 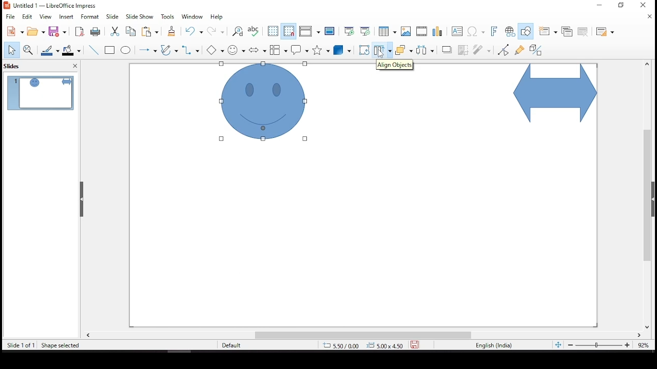 What do you see at coordinates (95, 32) in the screenshot?
I see `print` at bounding box center [95, 32].